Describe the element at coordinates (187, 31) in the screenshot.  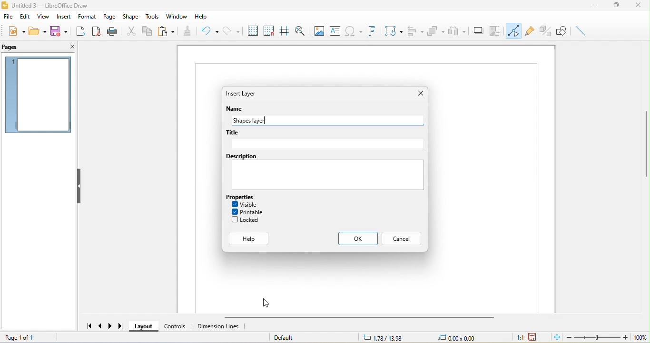
I see `clone formatting` at that location.